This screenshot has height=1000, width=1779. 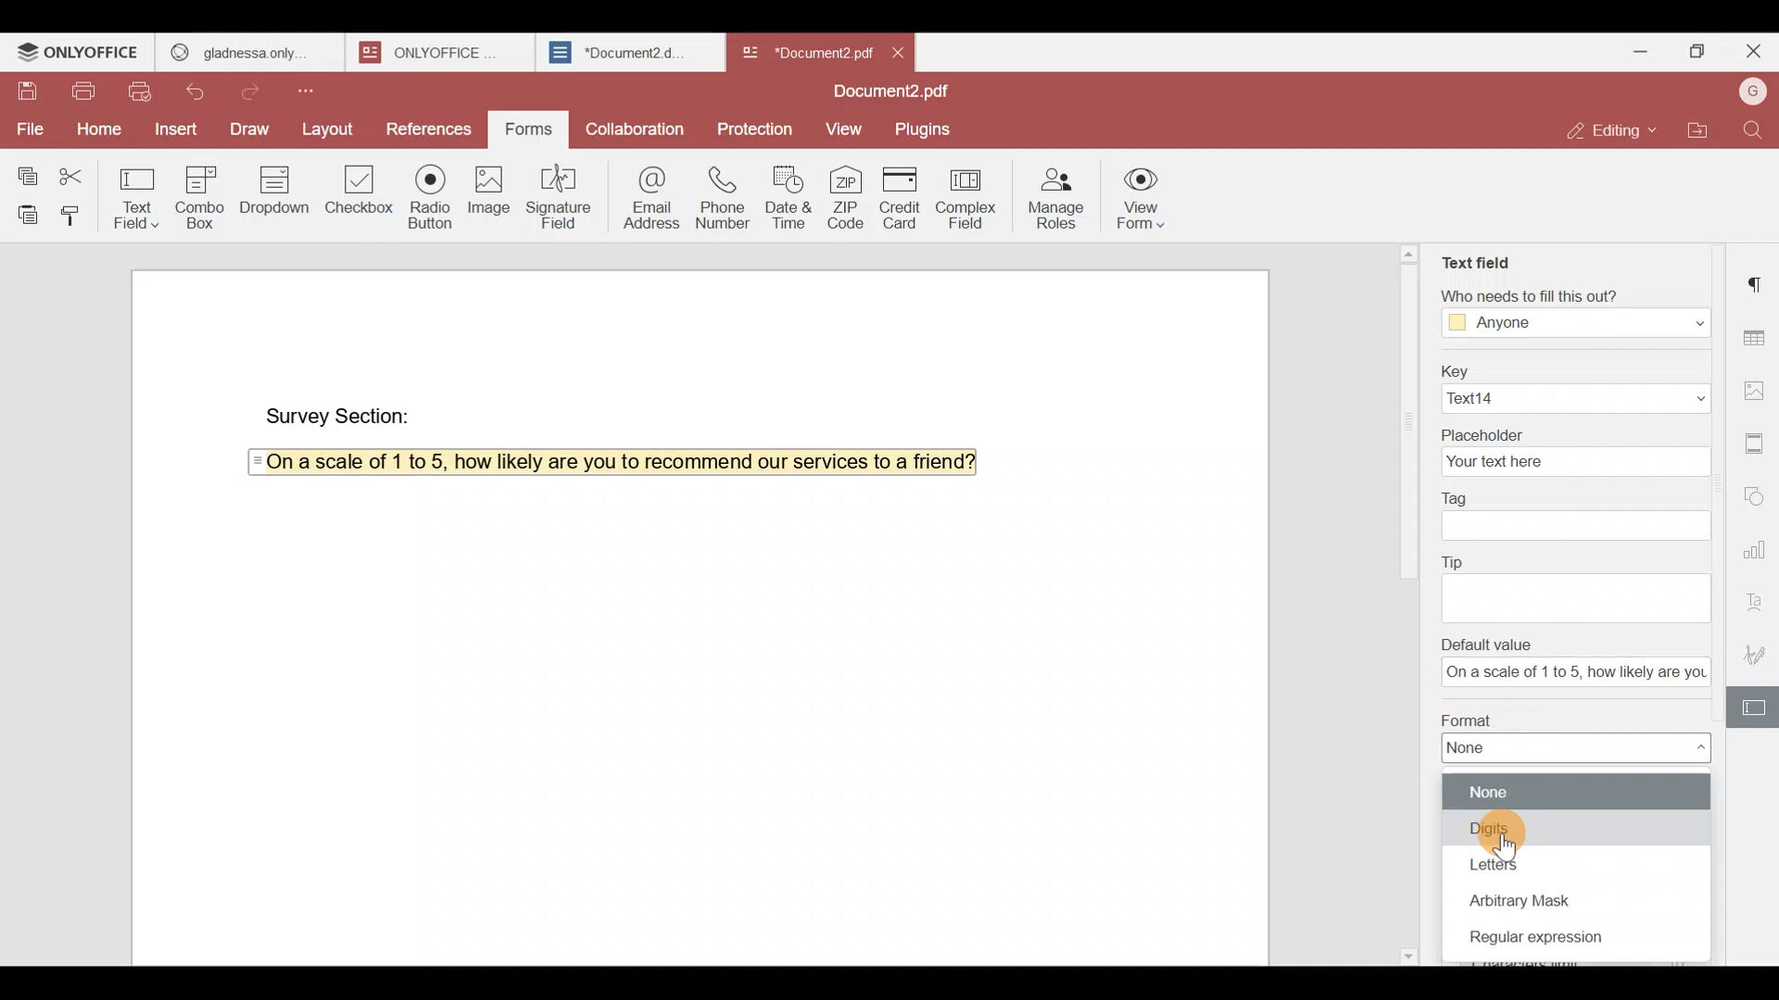 What do you see at coordinates (649, 195) in the screenshot?
I see `Email address` at bounding box center [649, 195].